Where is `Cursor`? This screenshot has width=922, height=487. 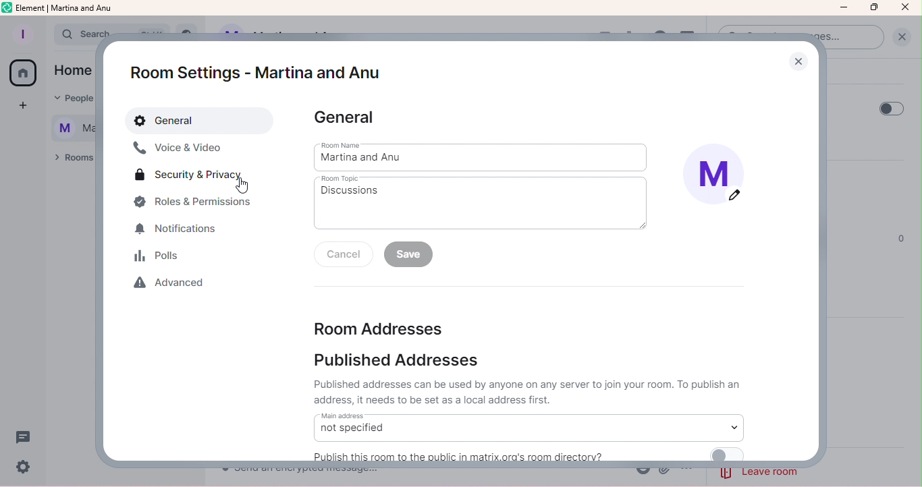
Cursor is located at coordinates (242, 188).